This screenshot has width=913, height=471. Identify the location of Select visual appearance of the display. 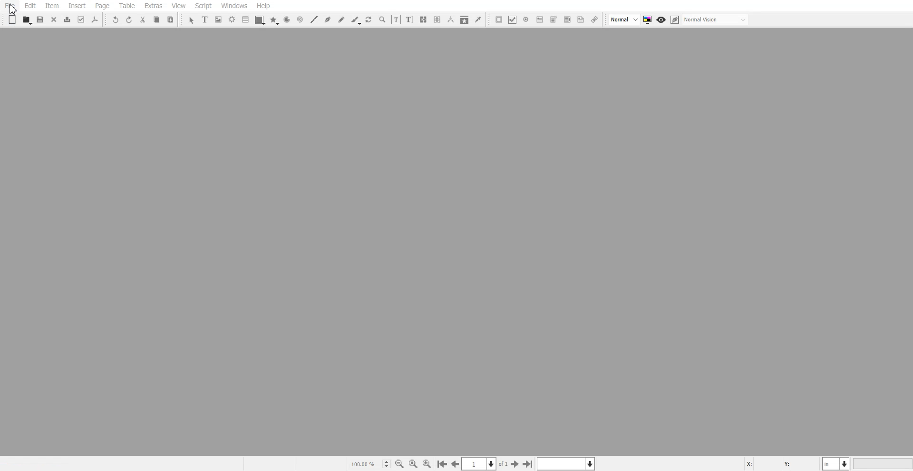
(716, 20).